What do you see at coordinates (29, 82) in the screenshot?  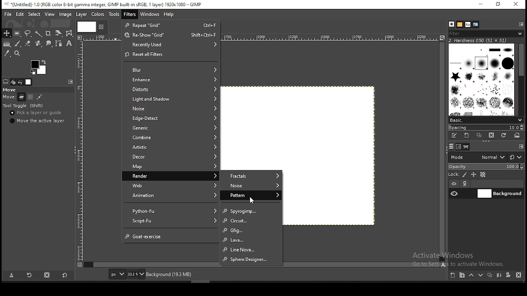 I see `images` at bounding box center [29, 82].